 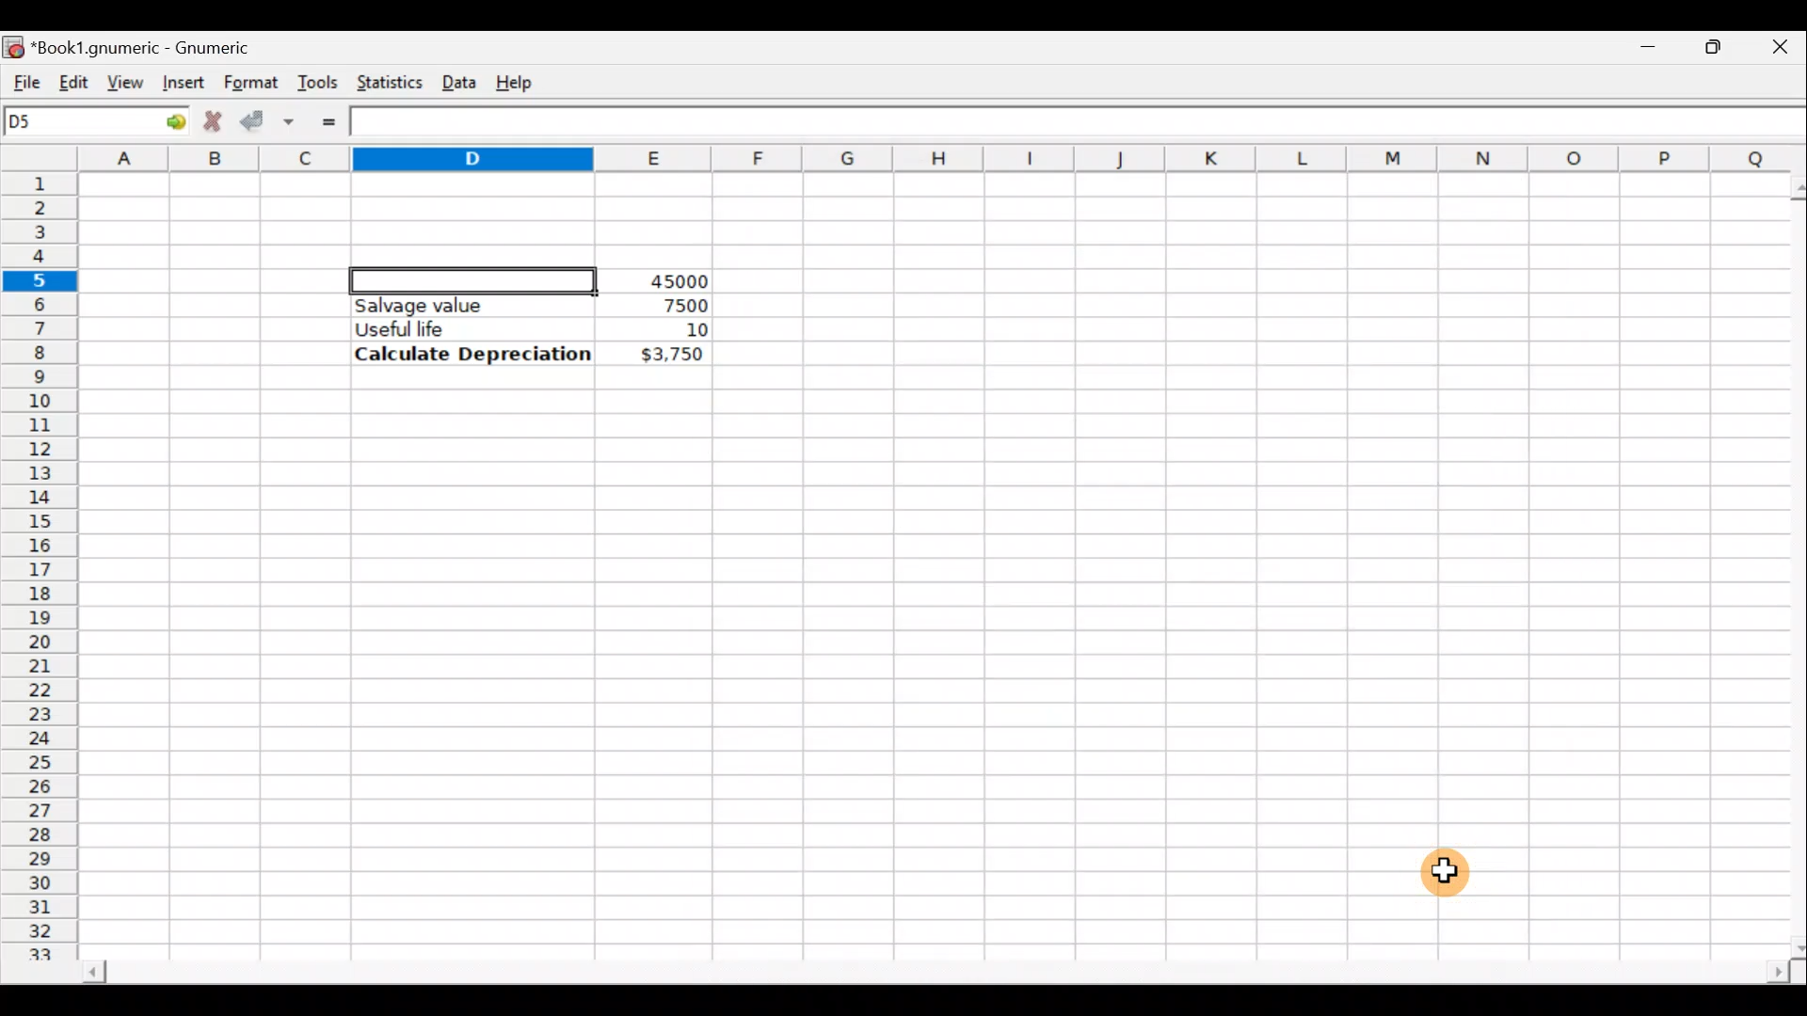 What do you see at coordinates (462, 328) in the screenshot?
I see `Useful life` at bounding box center [462, 328].